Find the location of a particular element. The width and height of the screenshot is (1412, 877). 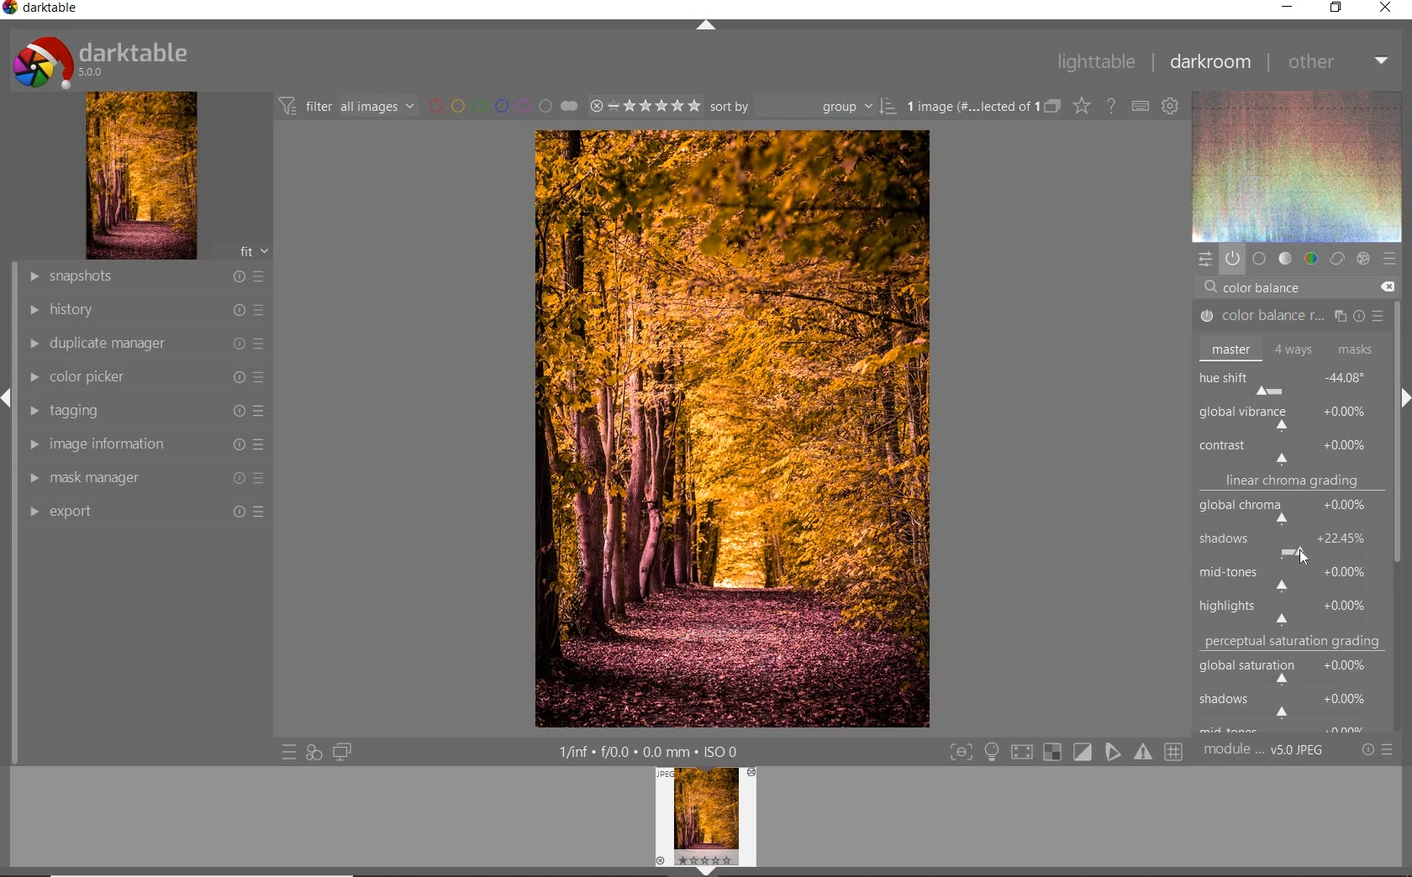

base is located at coordinates (1259, 259).